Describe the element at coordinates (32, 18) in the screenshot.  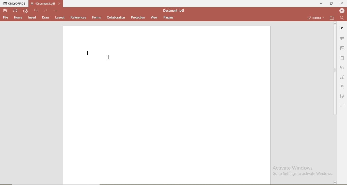
I see `insert` at that location.